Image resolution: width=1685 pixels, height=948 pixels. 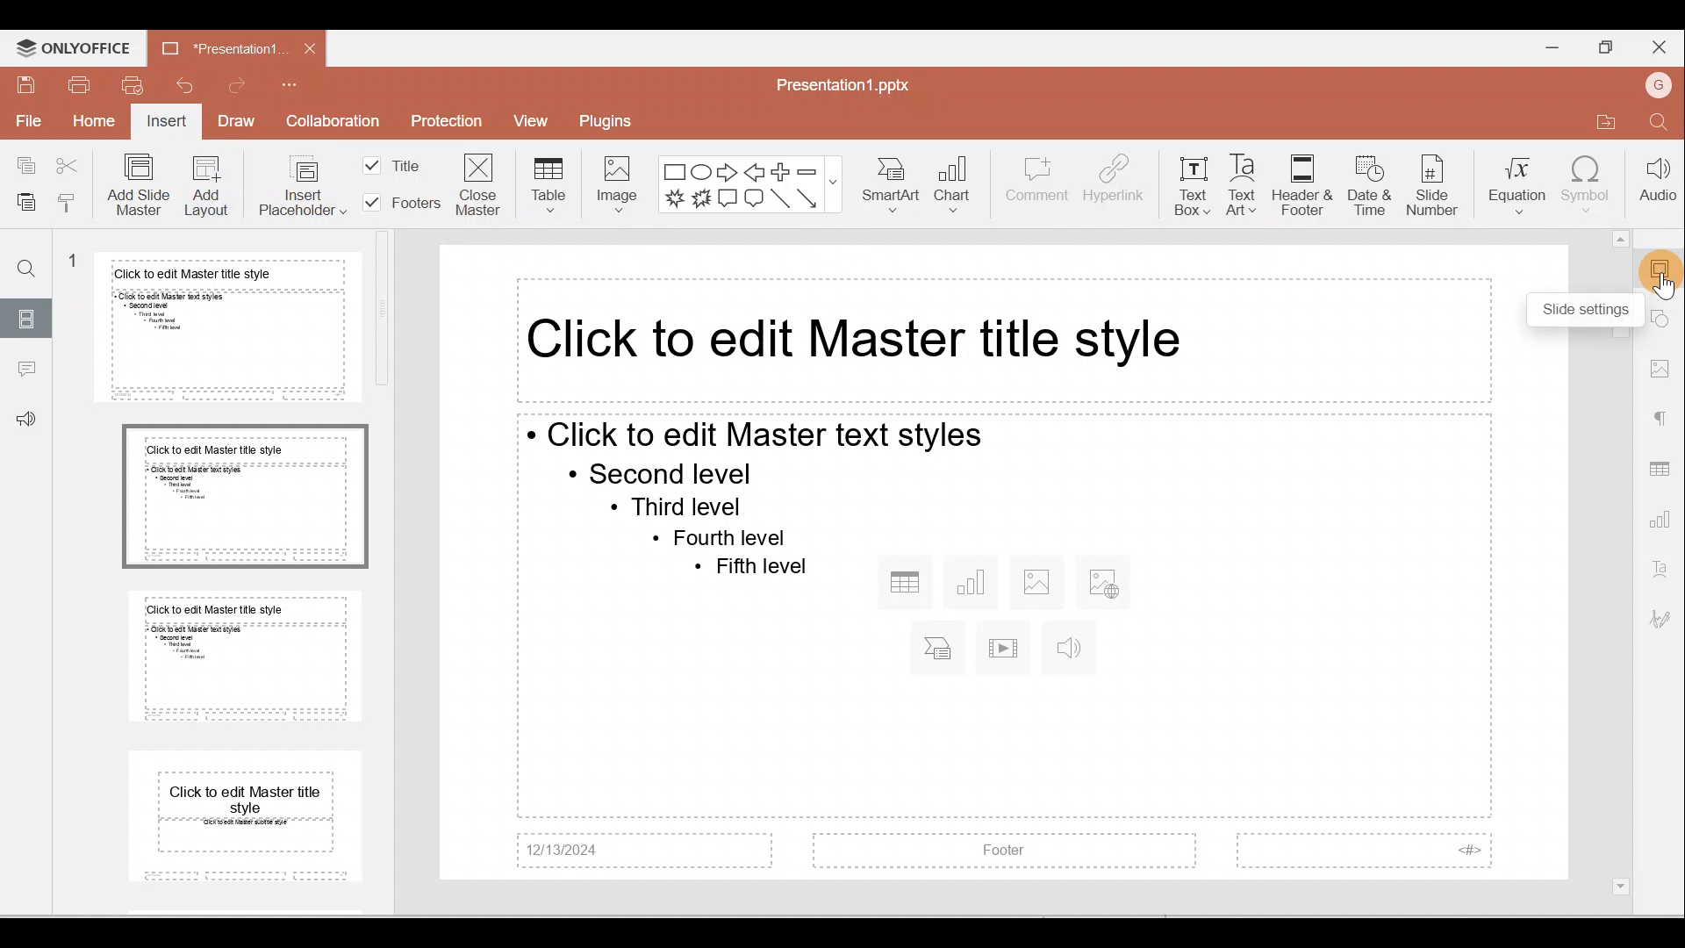 What do you see at coordinates (21, 199) in the screenshot?
I see `Paste` at bounding box center [21, 199].